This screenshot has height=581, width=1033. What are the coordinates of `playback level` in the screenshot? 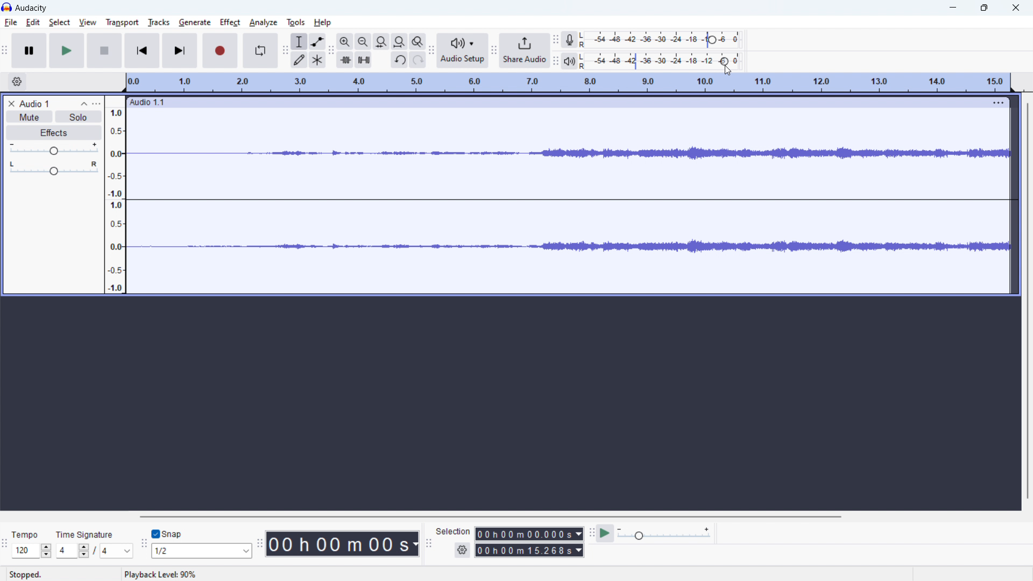 It's located at (660, 60).